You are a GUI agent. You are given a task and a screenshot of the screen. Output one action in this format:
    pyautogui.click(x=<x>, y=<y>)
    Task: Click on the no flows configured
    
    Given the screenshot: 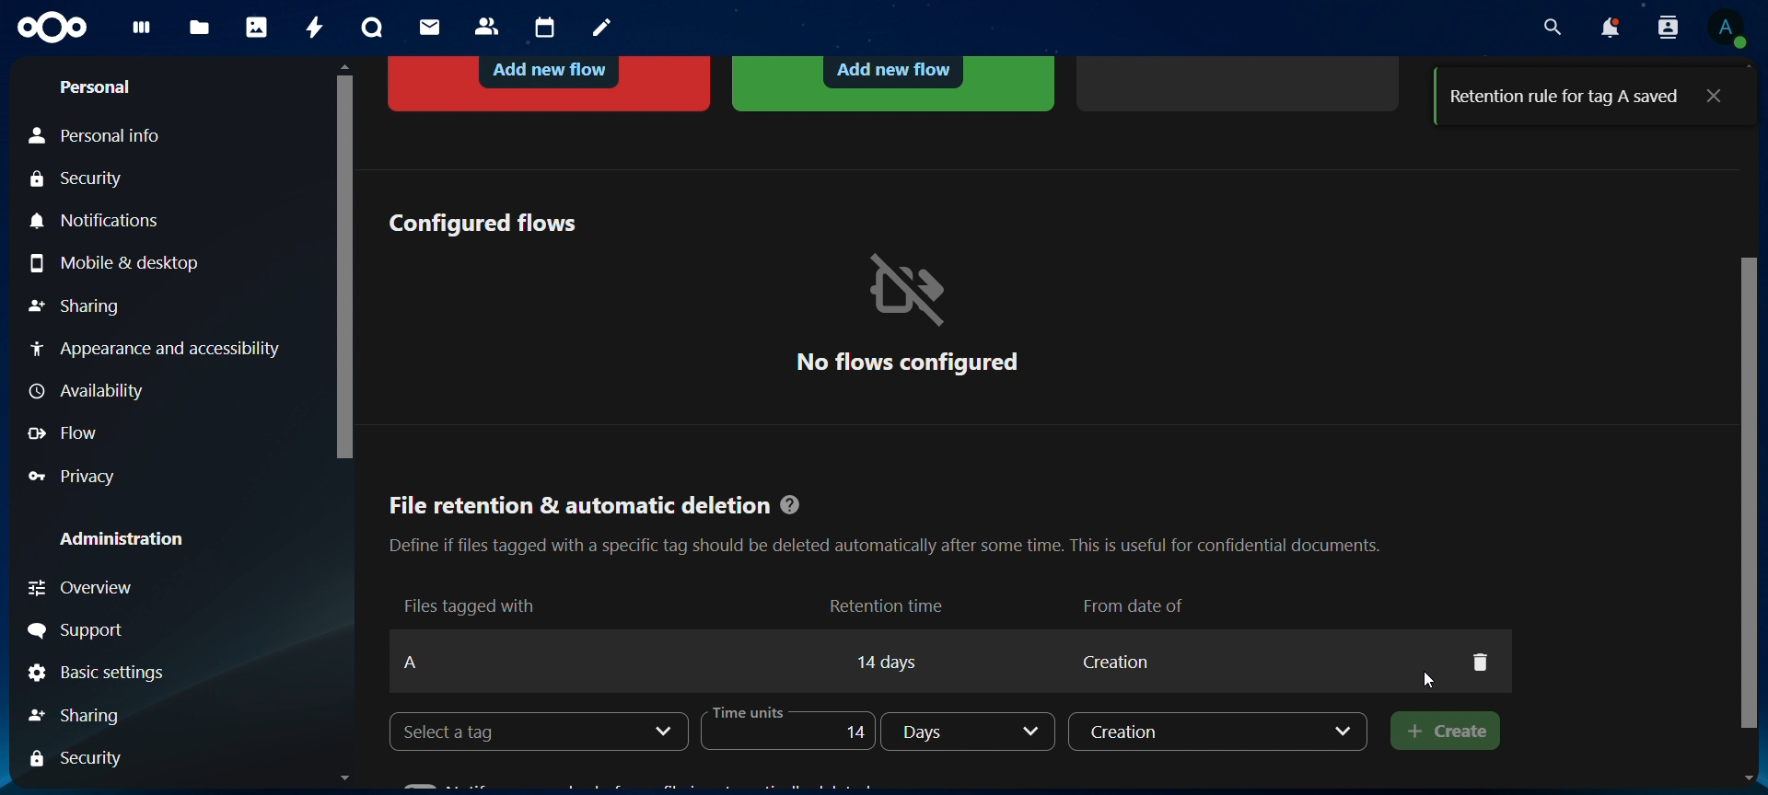 What is the action you would take?
    pyautogui.click(x=907, y=312)
    